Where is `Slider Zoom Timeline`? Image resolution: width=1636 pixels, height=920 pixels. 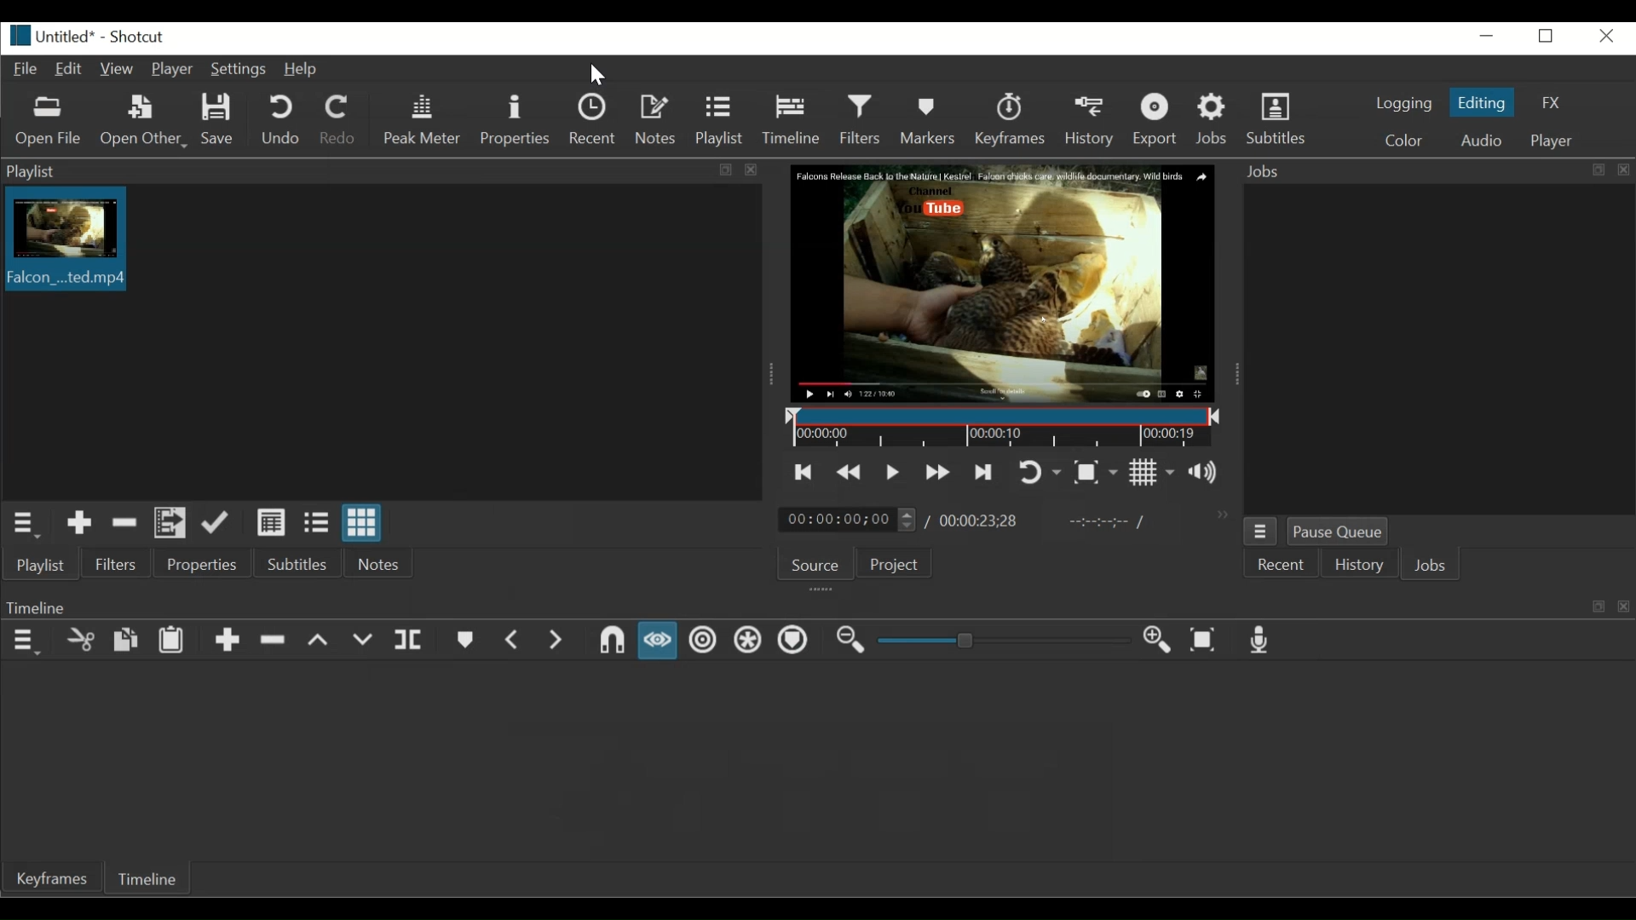 Slider Zoom Timeline is located at coordinates (1001, 641).